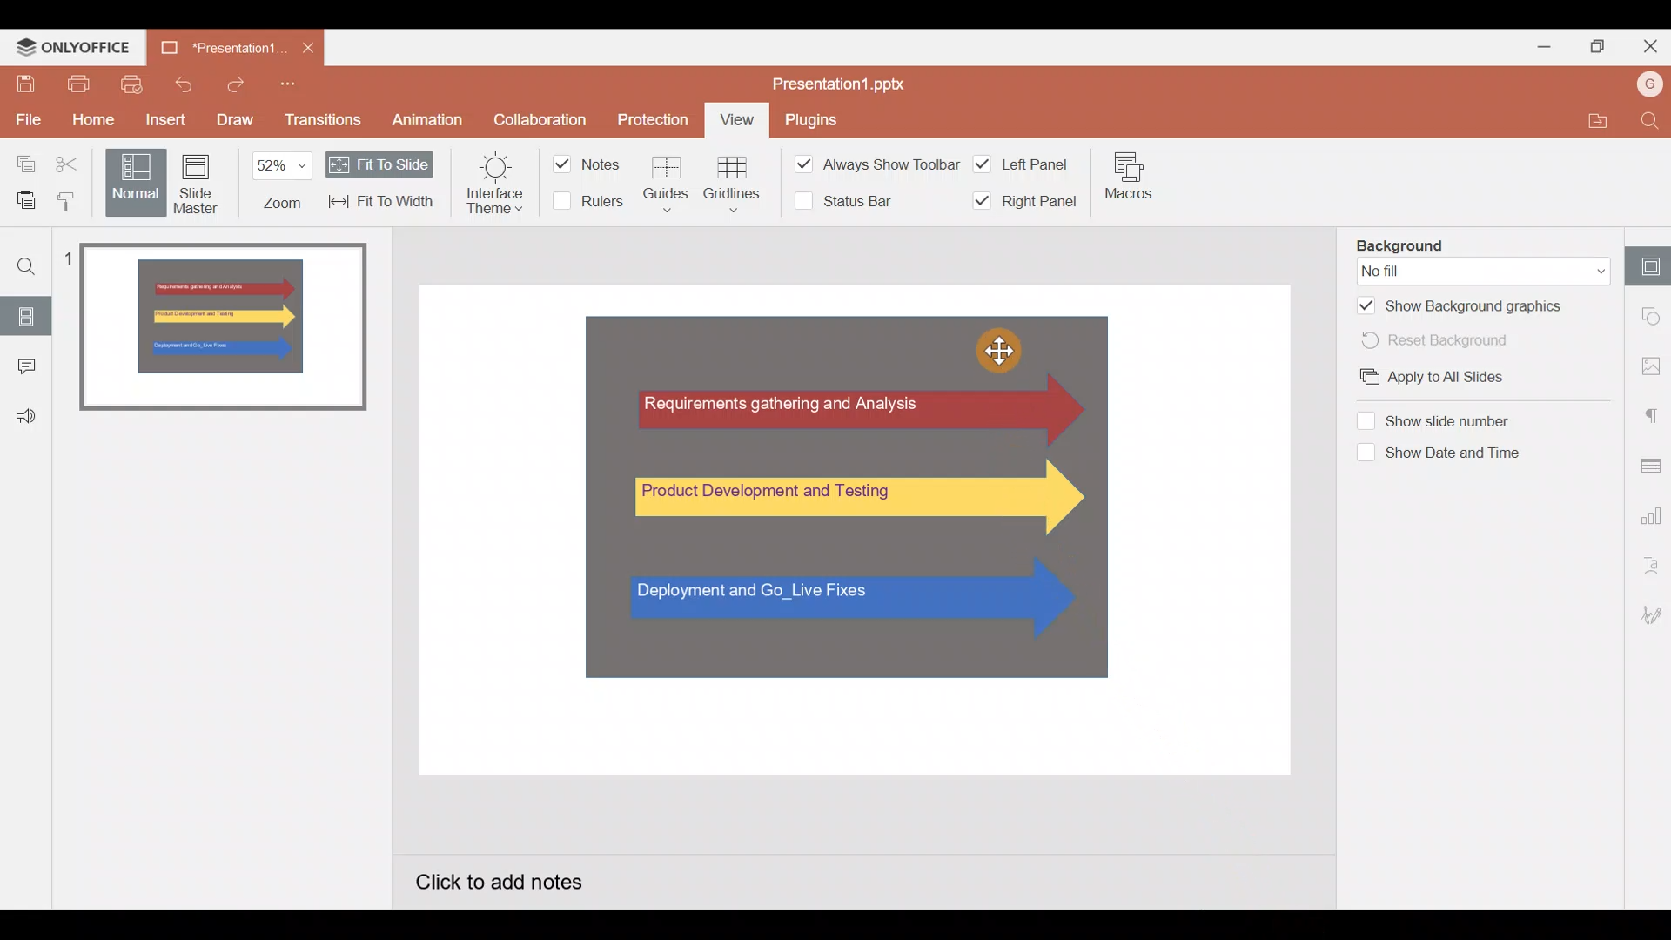  What do you see at coordinates (278, 183) in the screenshot?
I see `Zoom` at bounding box center [278, 183].